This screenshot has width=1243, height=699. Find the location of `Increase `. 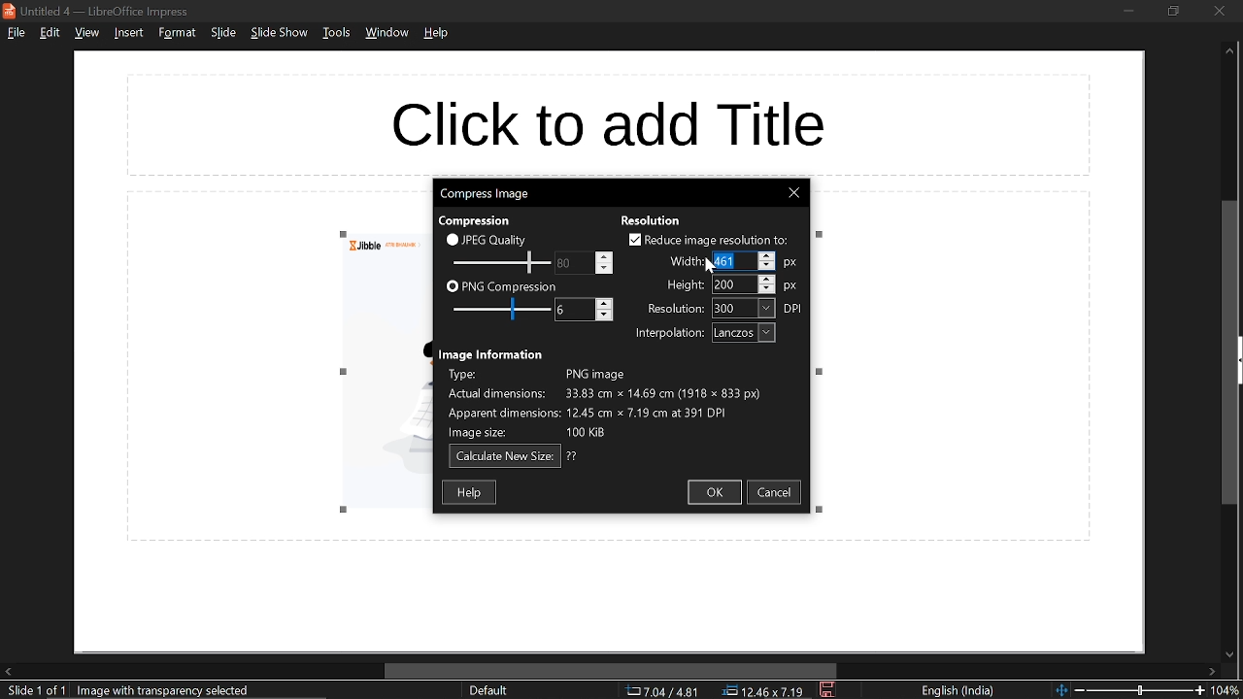

Increase  is located at coordinates (768, 278).